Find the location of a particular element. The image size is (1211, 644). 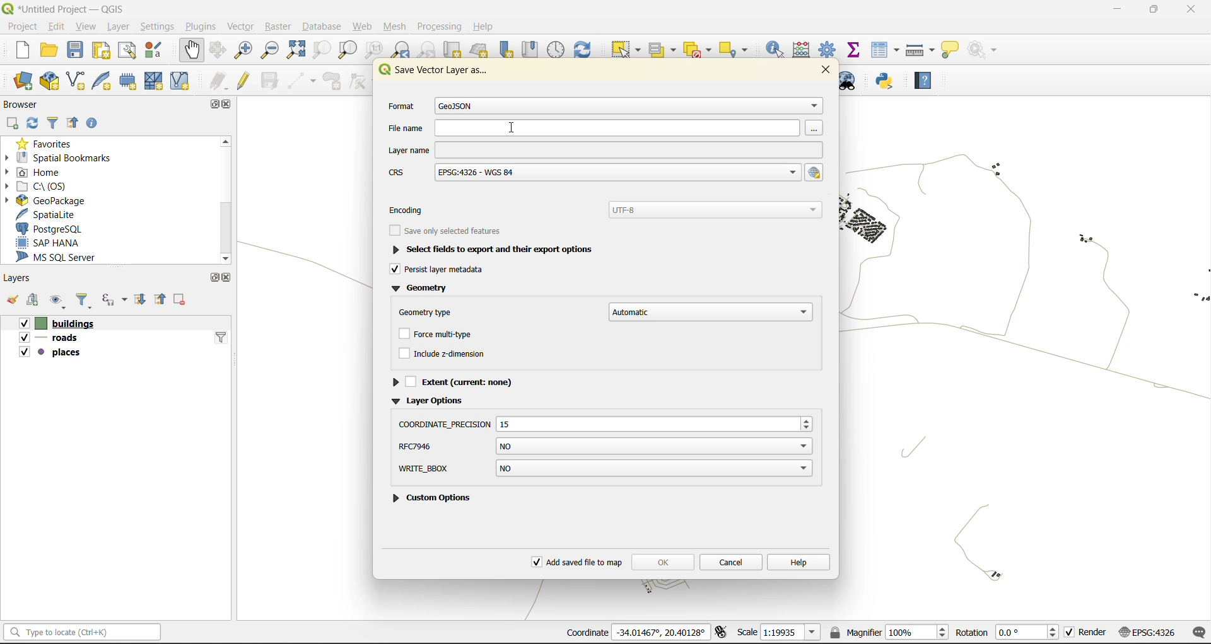

geopackage is located at coordinates (58, 202).